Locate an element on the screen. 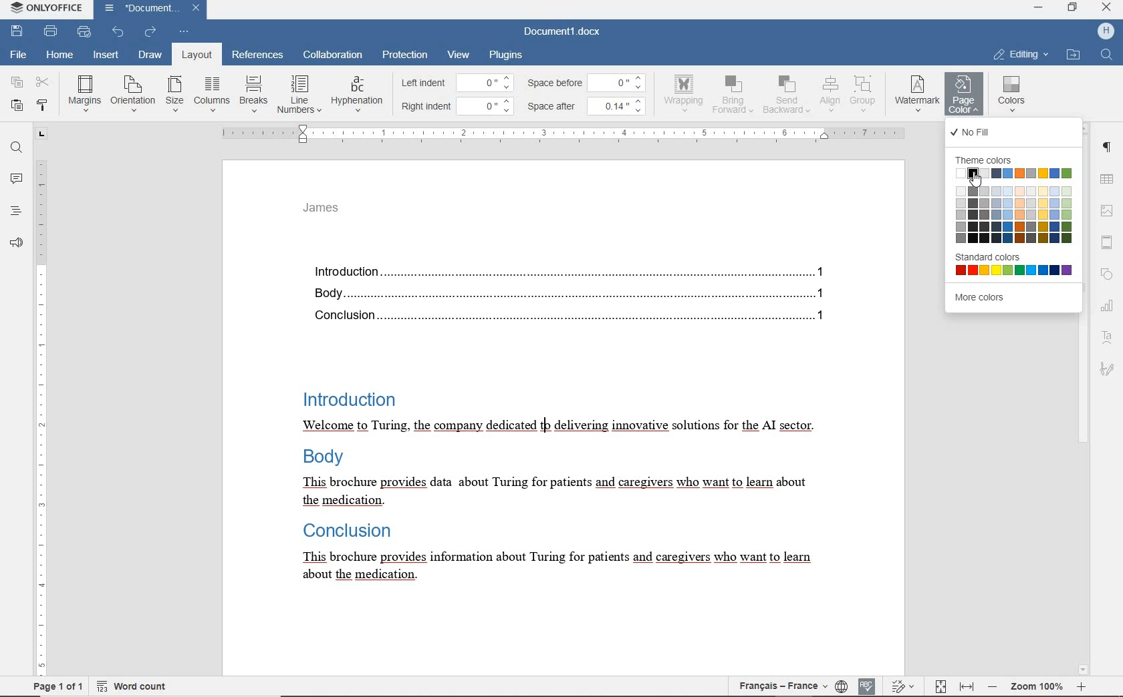 This screenshot has width=1123, height=697. size is located at coordinates (174, 94).